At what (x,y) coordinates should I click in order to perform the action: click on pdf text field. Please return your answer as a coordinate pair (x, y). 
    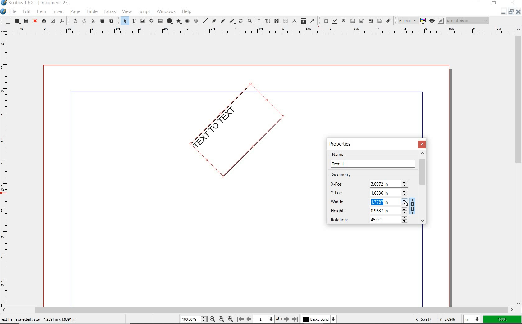
    Looking at the image, I should click on (353, 20).